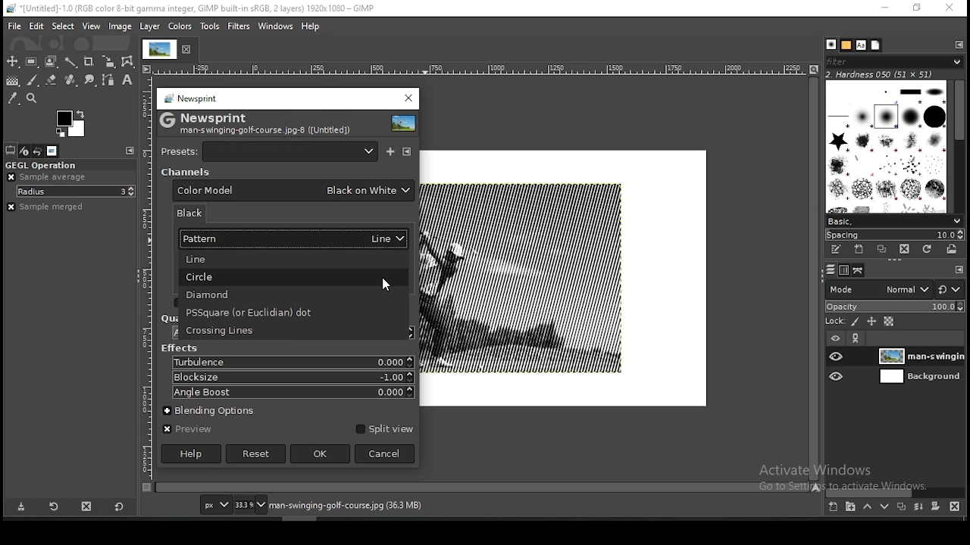 Image resolution: width=970 pixels, height=545 pixels. Describe the element at coordinates (831, 271) in the screenshot. I see `layers` at that location.